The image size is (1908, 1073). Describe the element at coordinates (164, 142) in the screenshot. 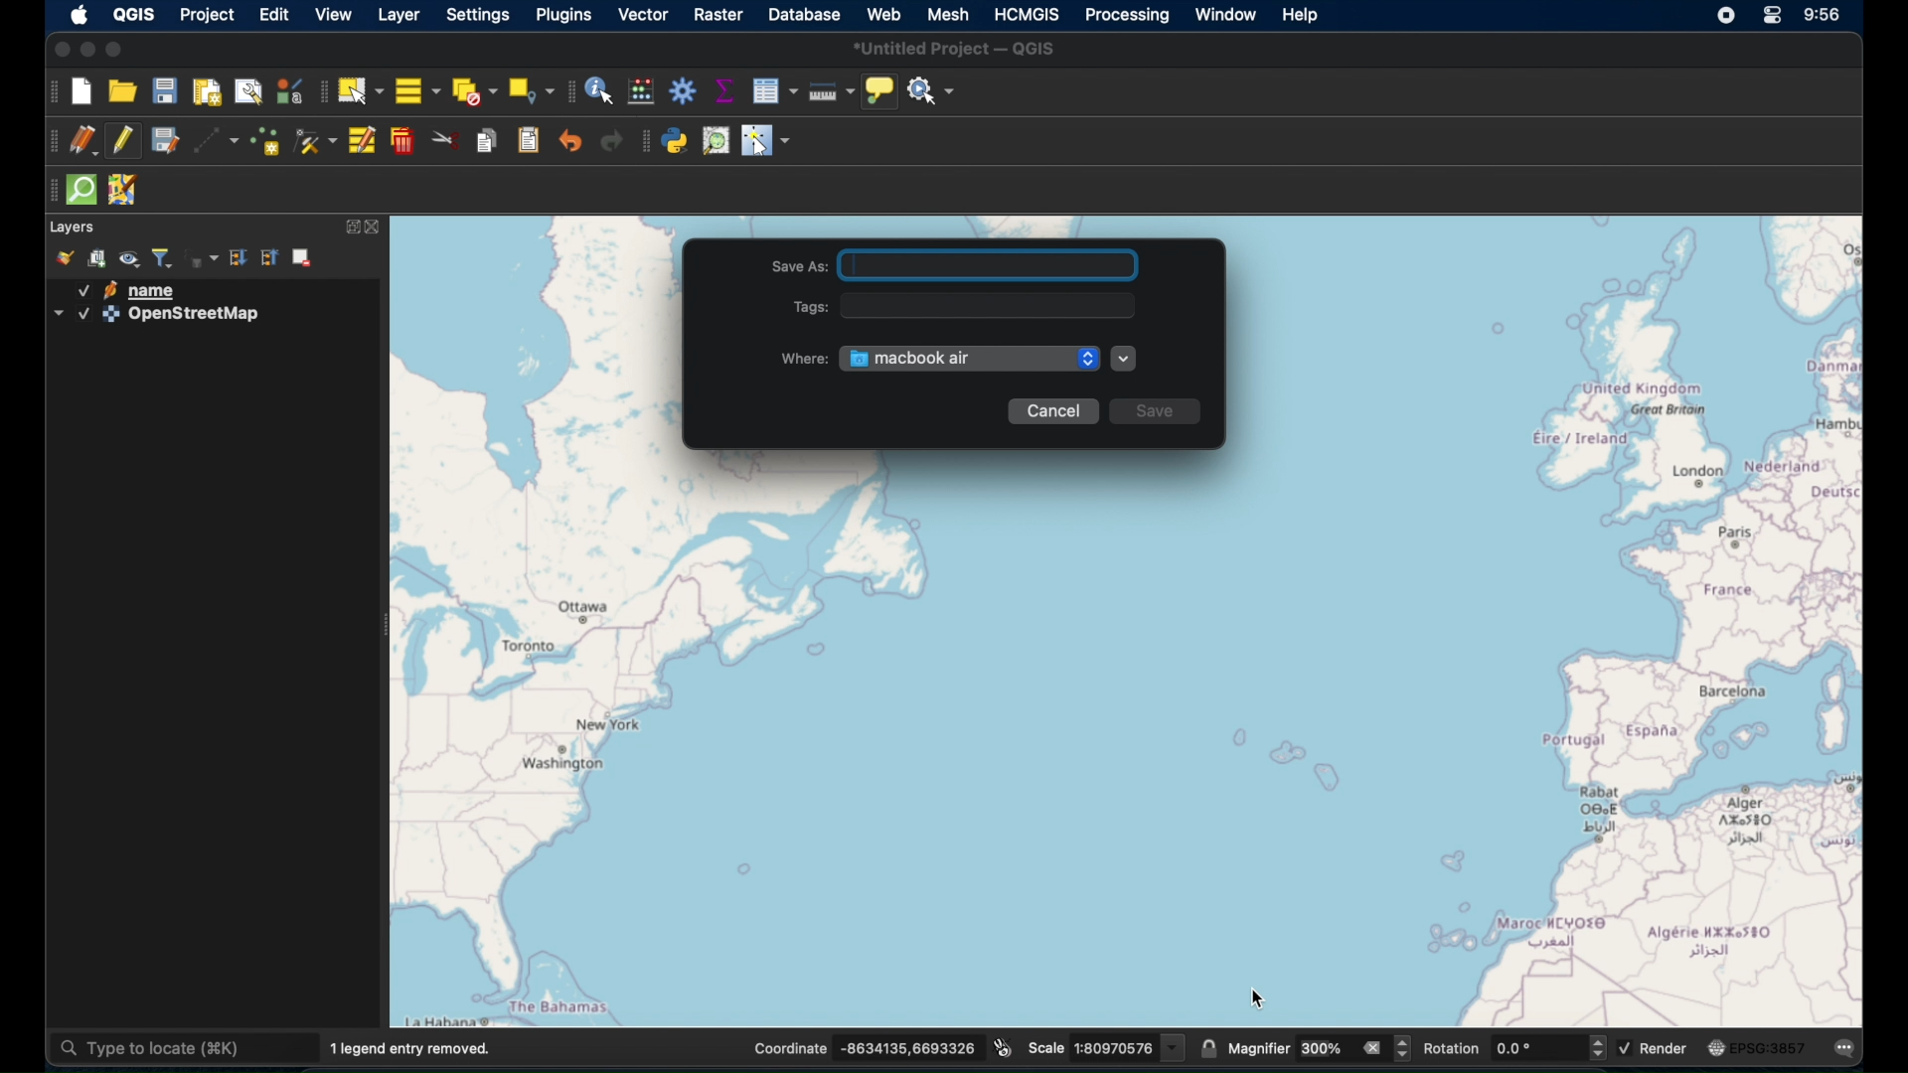

I see `save edits` at that location.